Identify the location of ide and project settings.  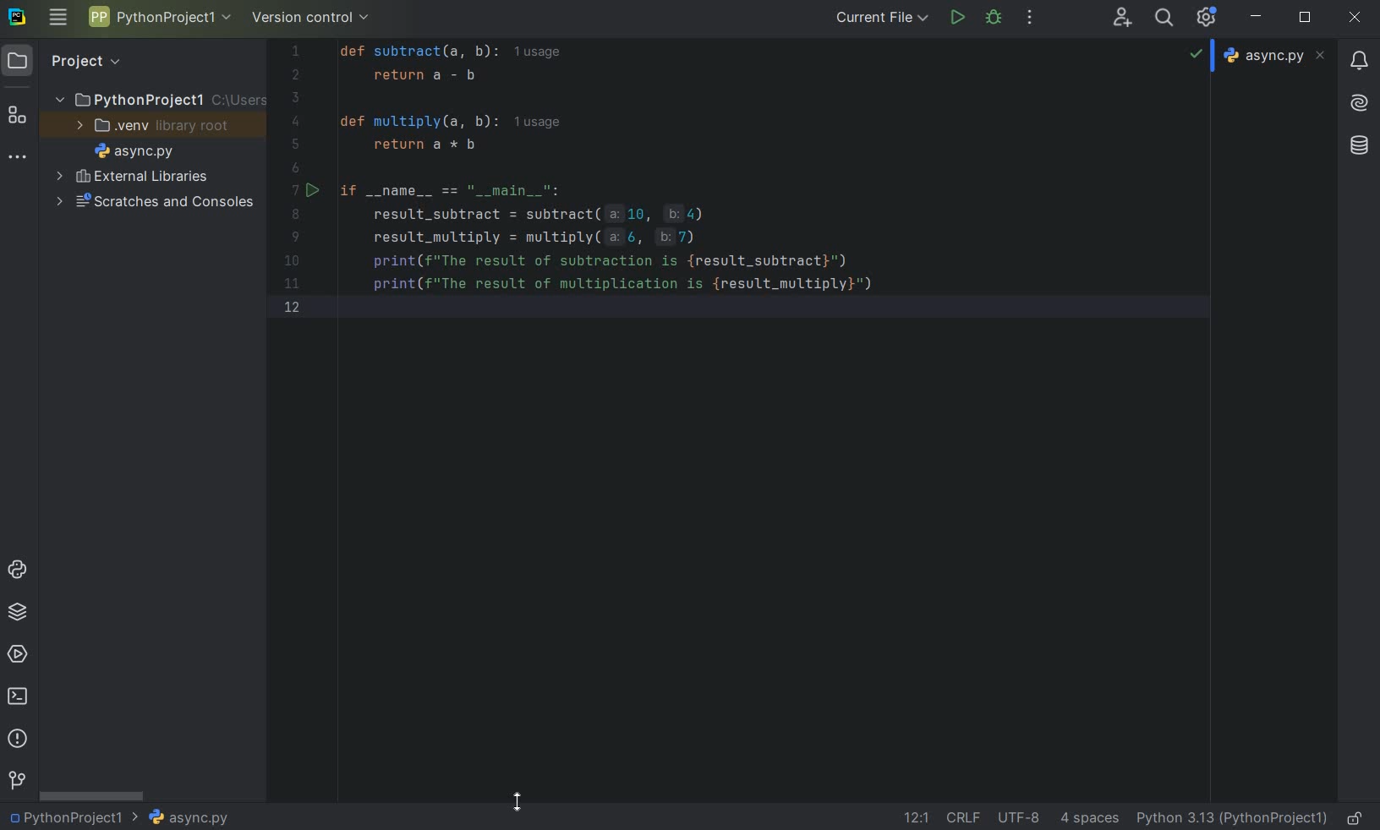
(1207, 18).